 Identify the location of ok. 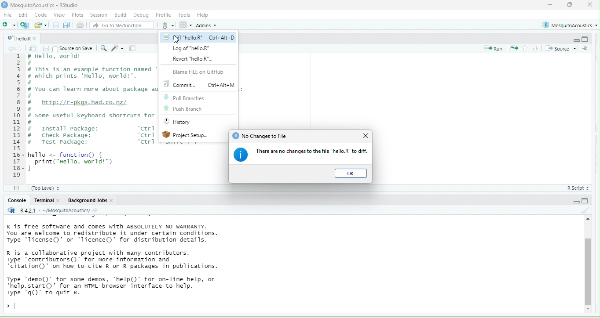
(352, 174).